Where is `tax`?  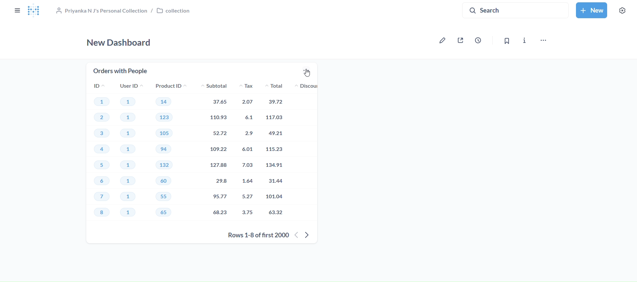
tax is located at coordinates (253, 153).